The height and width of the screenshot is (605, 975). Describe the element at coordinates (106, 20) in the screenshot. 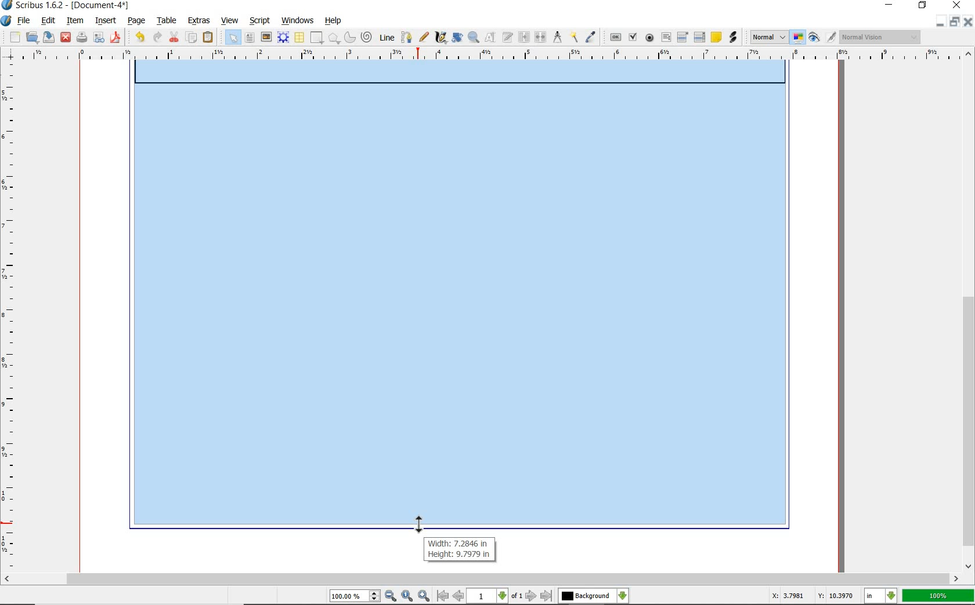

I see `insert` at that location.